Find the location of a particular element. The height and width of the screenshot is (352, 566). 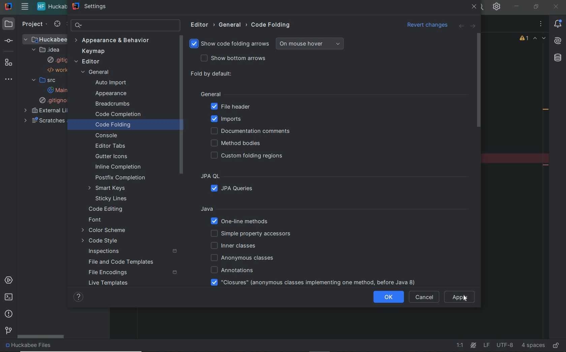

more tool windows is located at coordinates (11, 80).